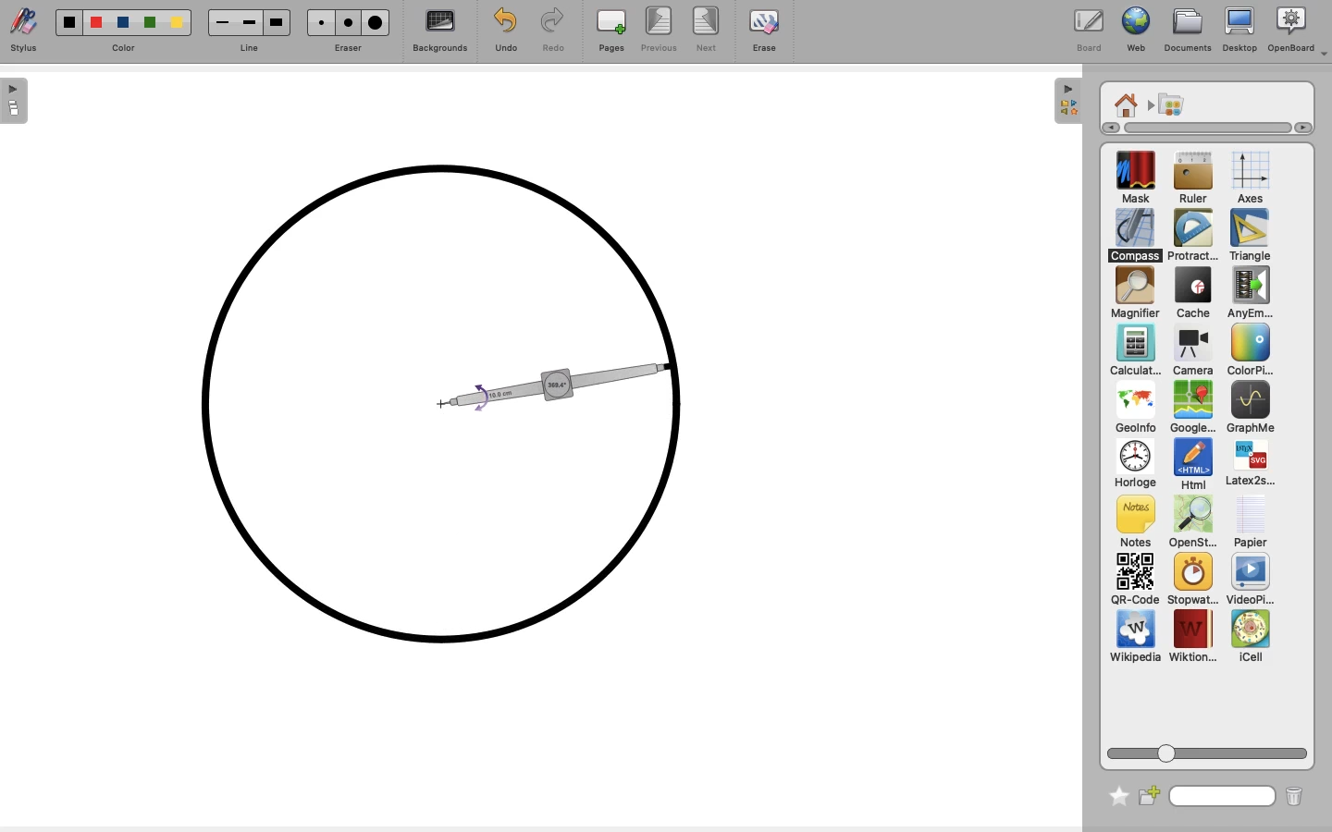  What do you see at coordinates (1250, 409) in the screenshot?
I see `GraphMe` at bounding box center [1250, 409].